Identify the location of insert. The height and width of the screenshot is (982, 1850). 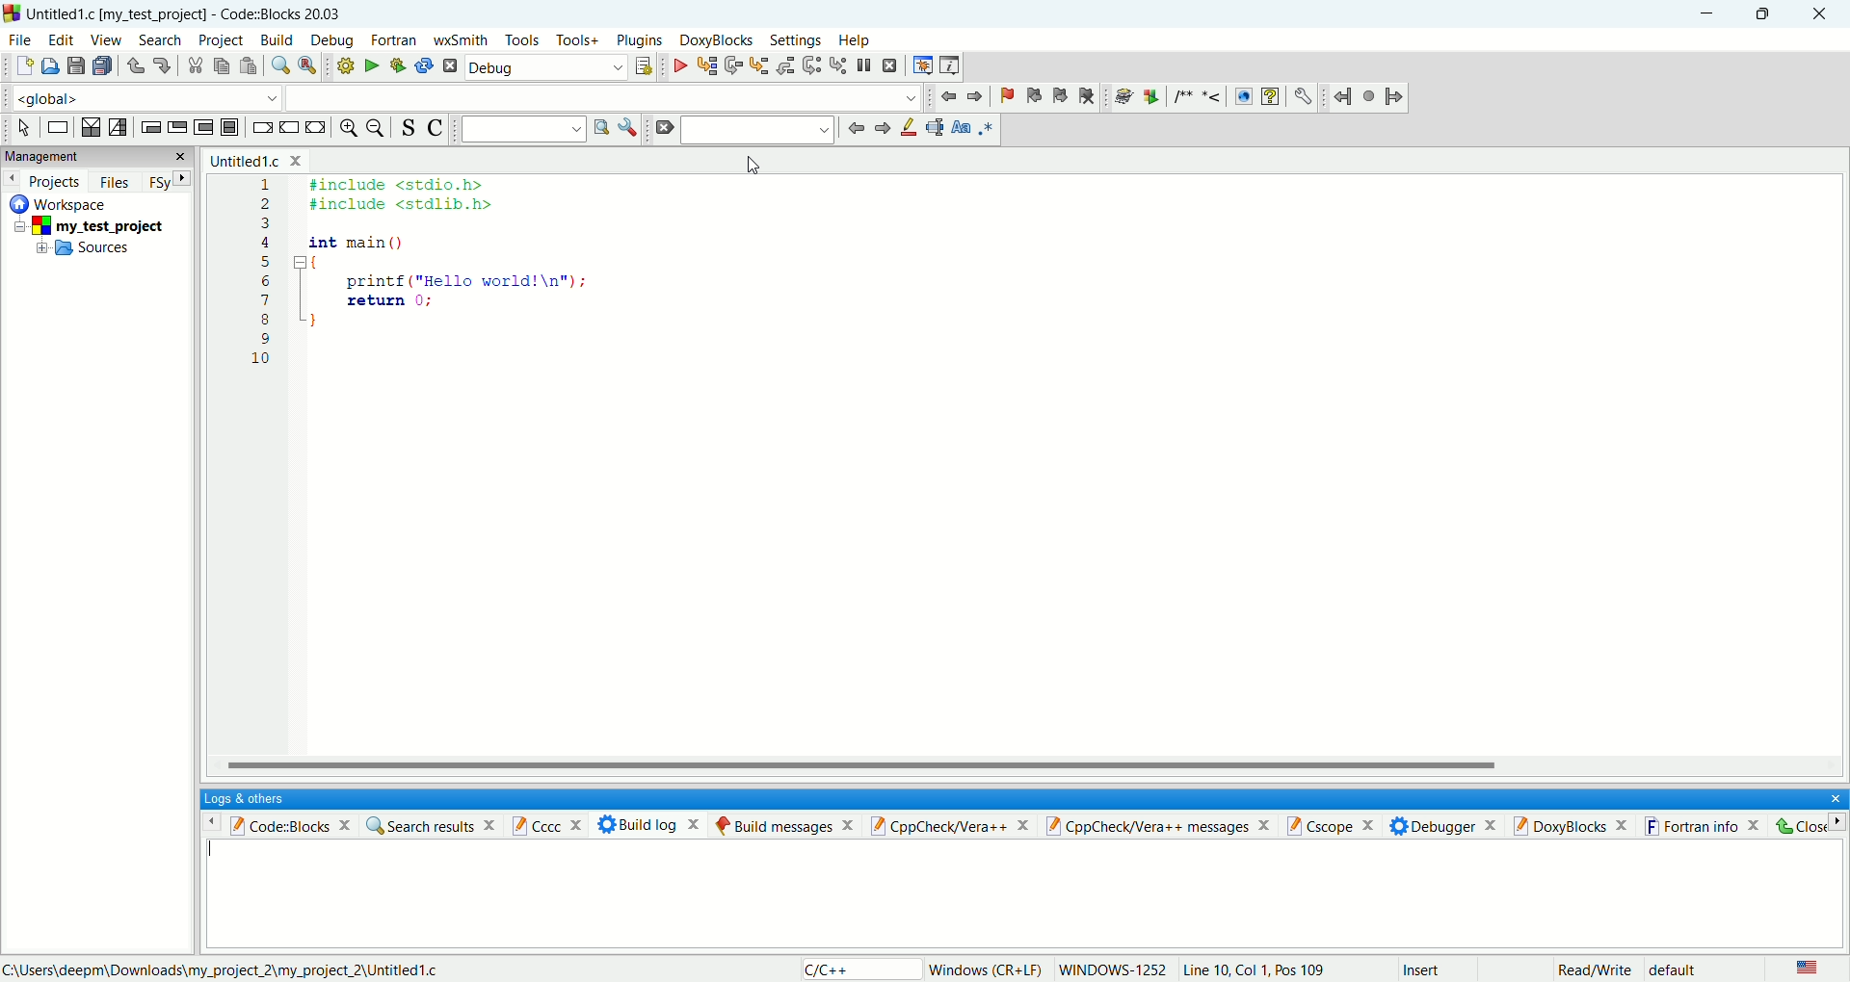
(1420, 968).